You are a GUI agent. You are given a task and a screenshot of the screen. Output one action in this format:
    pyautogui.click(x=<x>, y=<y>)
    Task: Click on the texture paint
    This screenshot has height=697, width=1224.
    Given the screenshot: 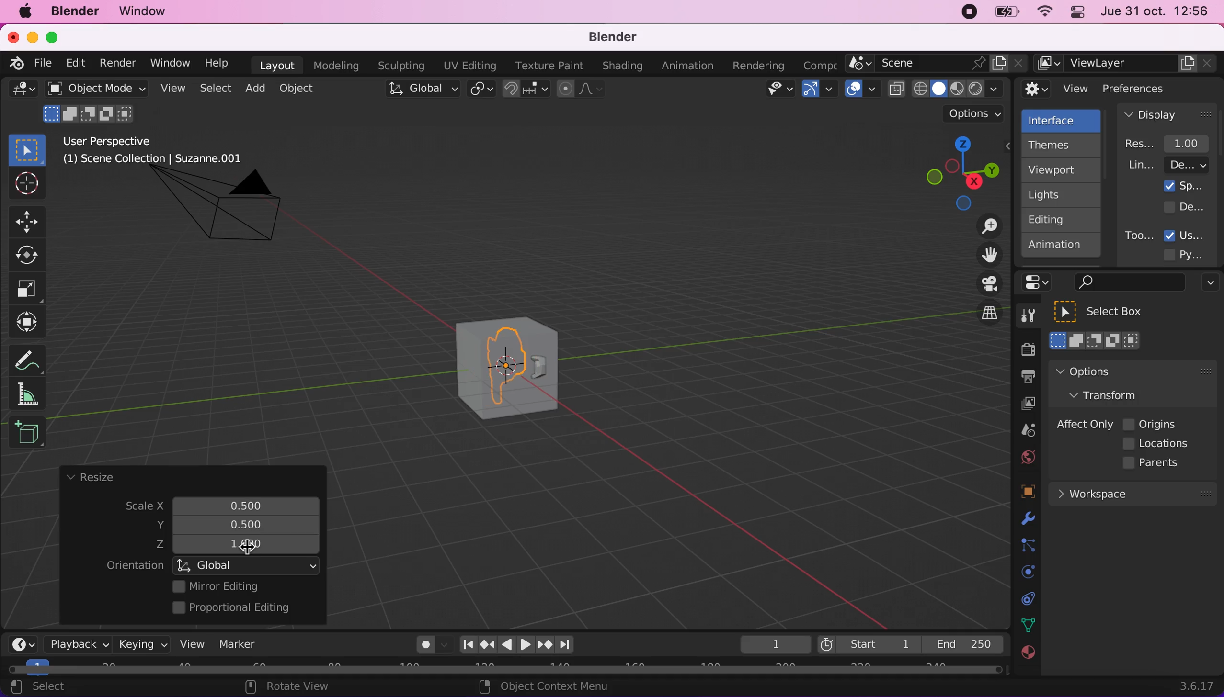 What is the action you would take?
    pyautogui.click(x=547, y=65)
    